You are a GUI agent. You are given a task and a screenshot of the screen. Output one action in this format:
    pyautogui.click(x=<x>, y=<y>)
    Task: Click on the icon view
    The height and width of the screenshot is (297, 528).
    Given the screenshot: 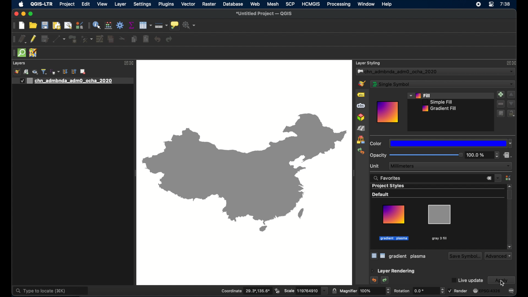 What is the action you would take?
    pyautogui.click(x=374, y=255)
    